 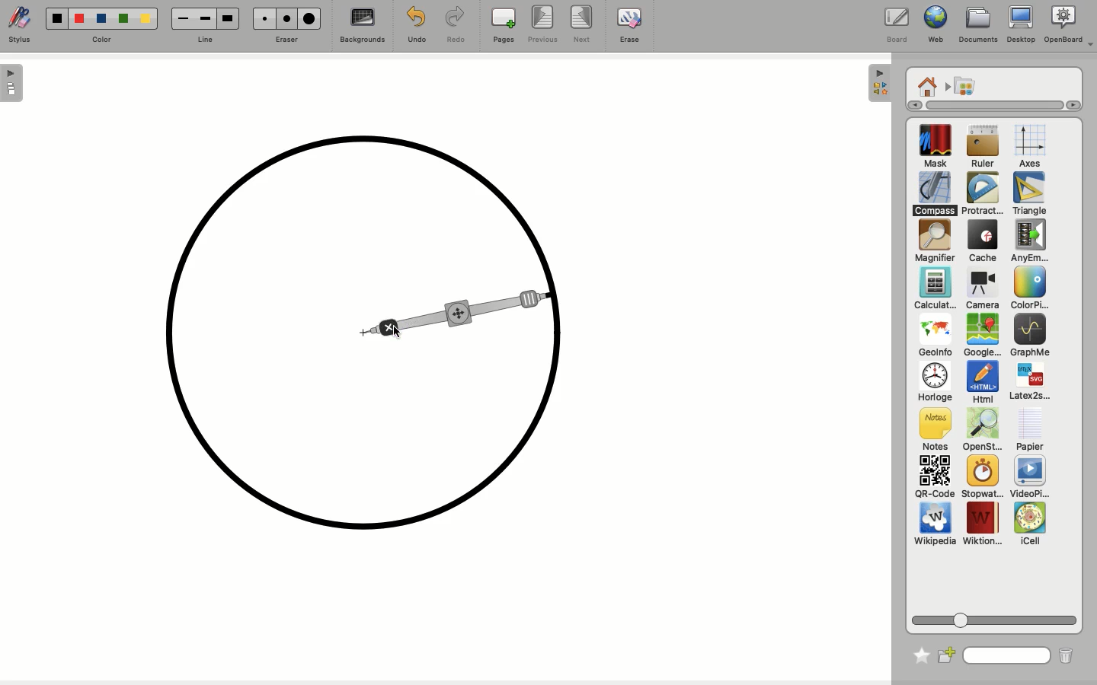 I want to click on Redo, so click(x=456, y=26).